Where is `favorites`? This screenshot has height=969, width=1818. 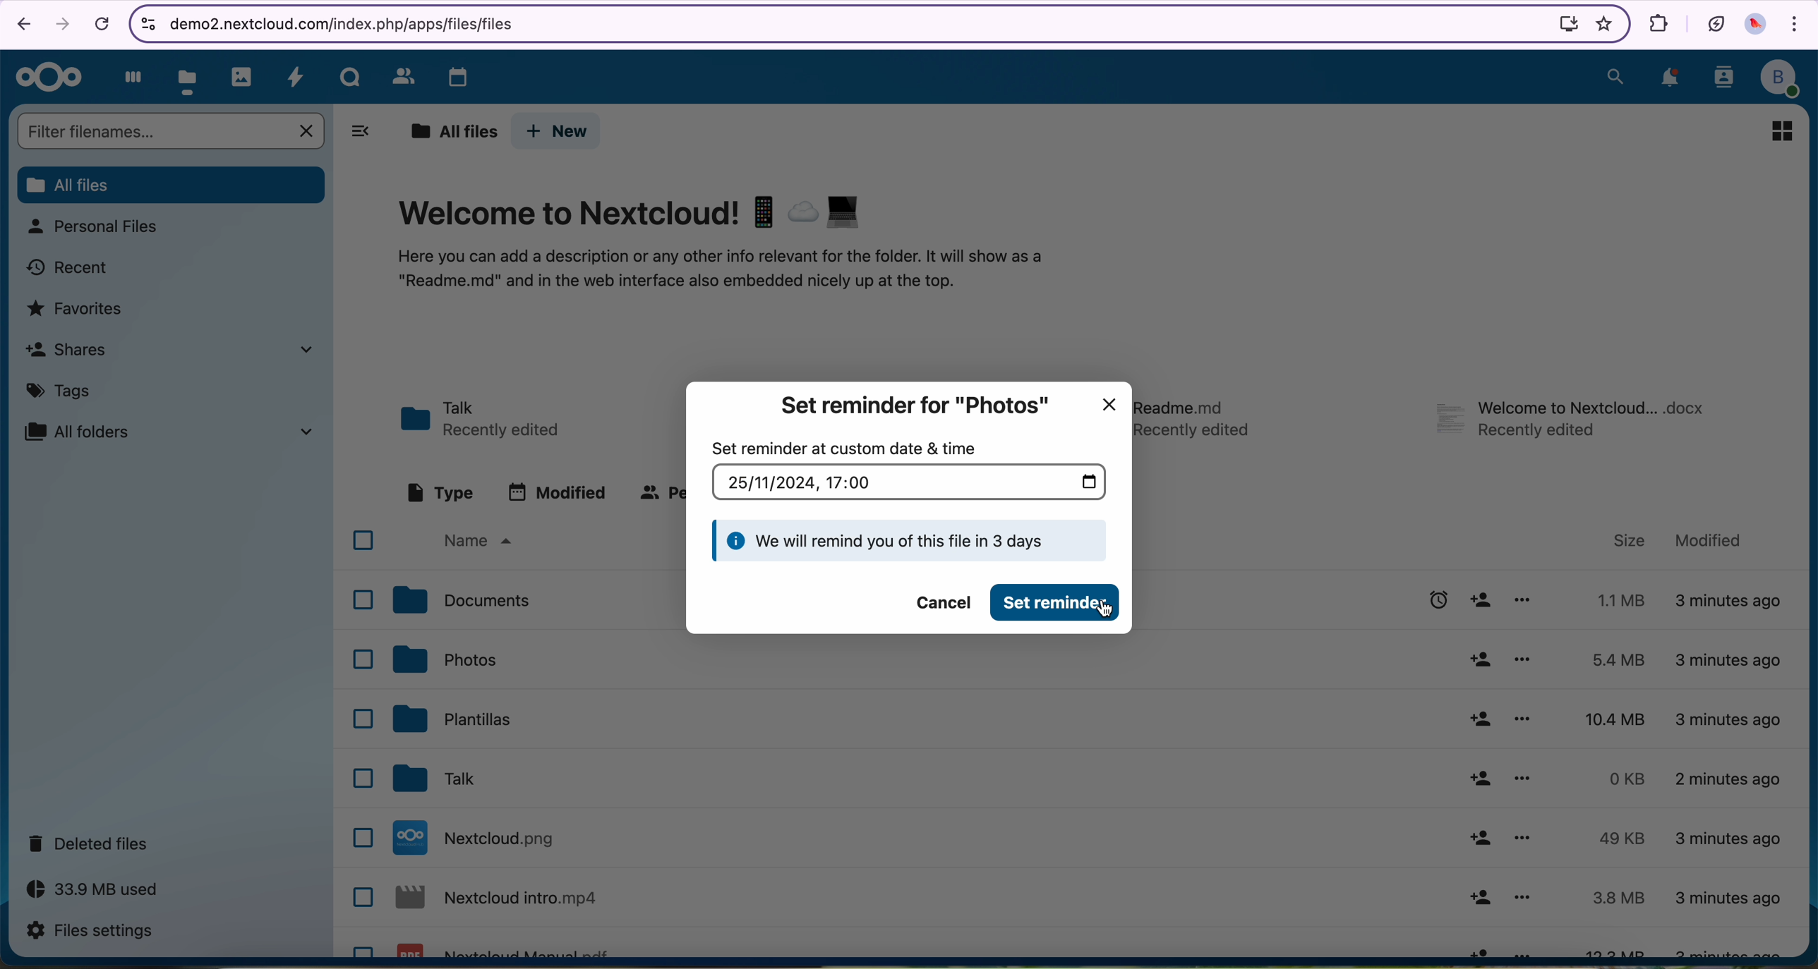
favorites is located at coordinates (77, 310).